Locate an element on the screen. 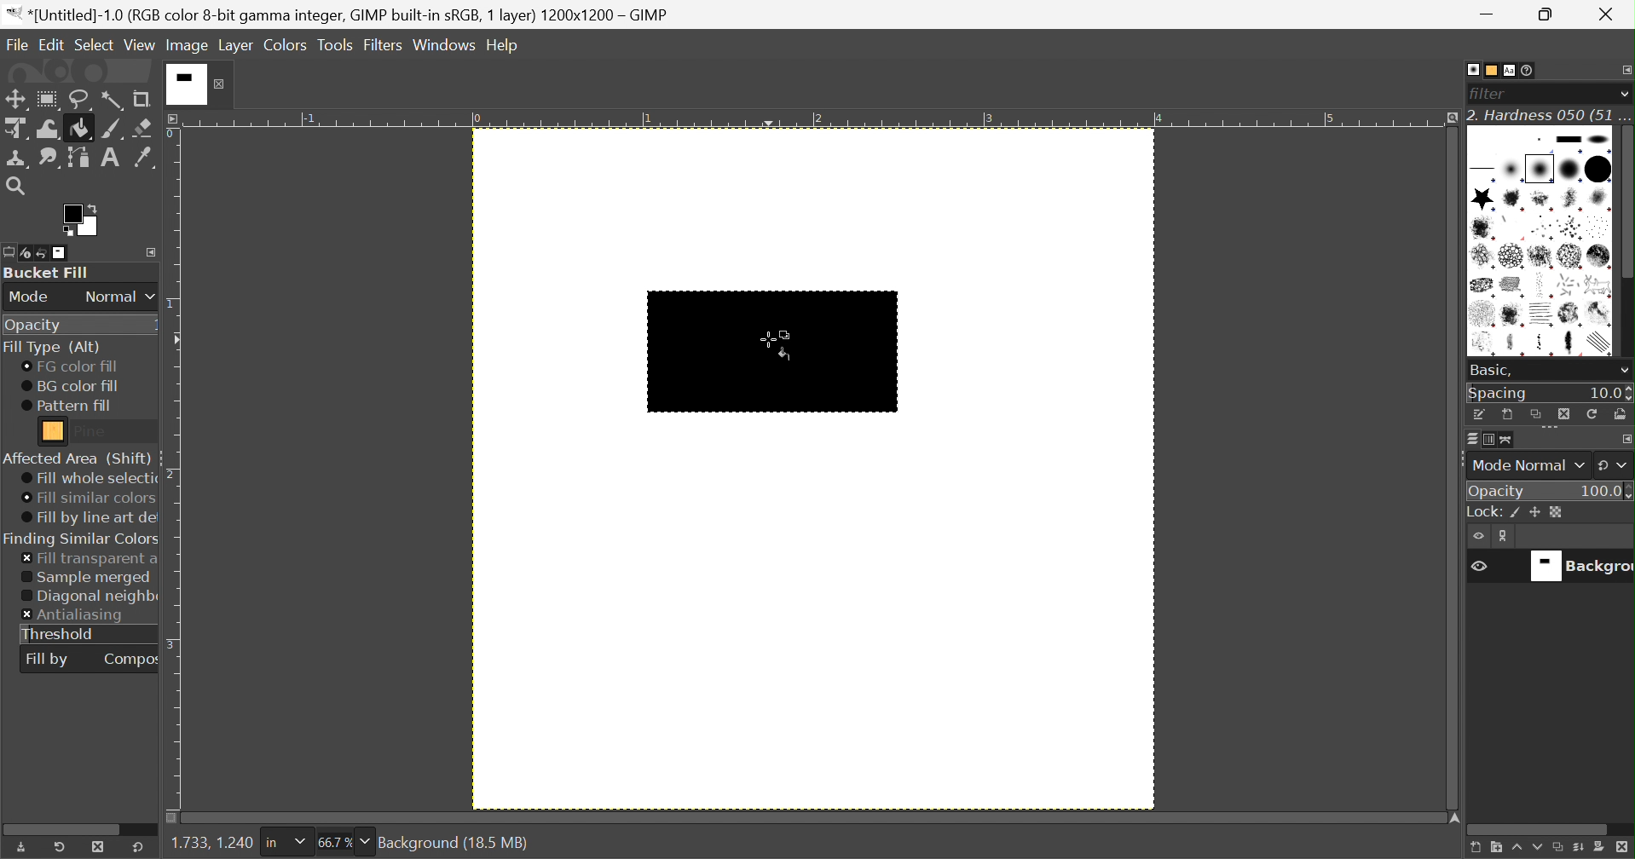  Space is located at coordinates (1499, 394).